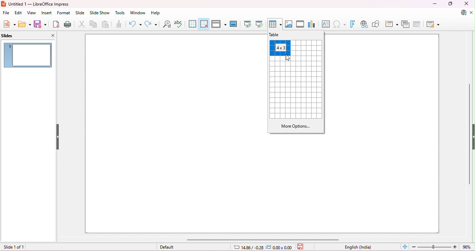 Image resolution: width=475 pixels, height=251 pixels. Describe the element at coordinates (248, 24) in the screenshot. I see `start from first slide` at that location.